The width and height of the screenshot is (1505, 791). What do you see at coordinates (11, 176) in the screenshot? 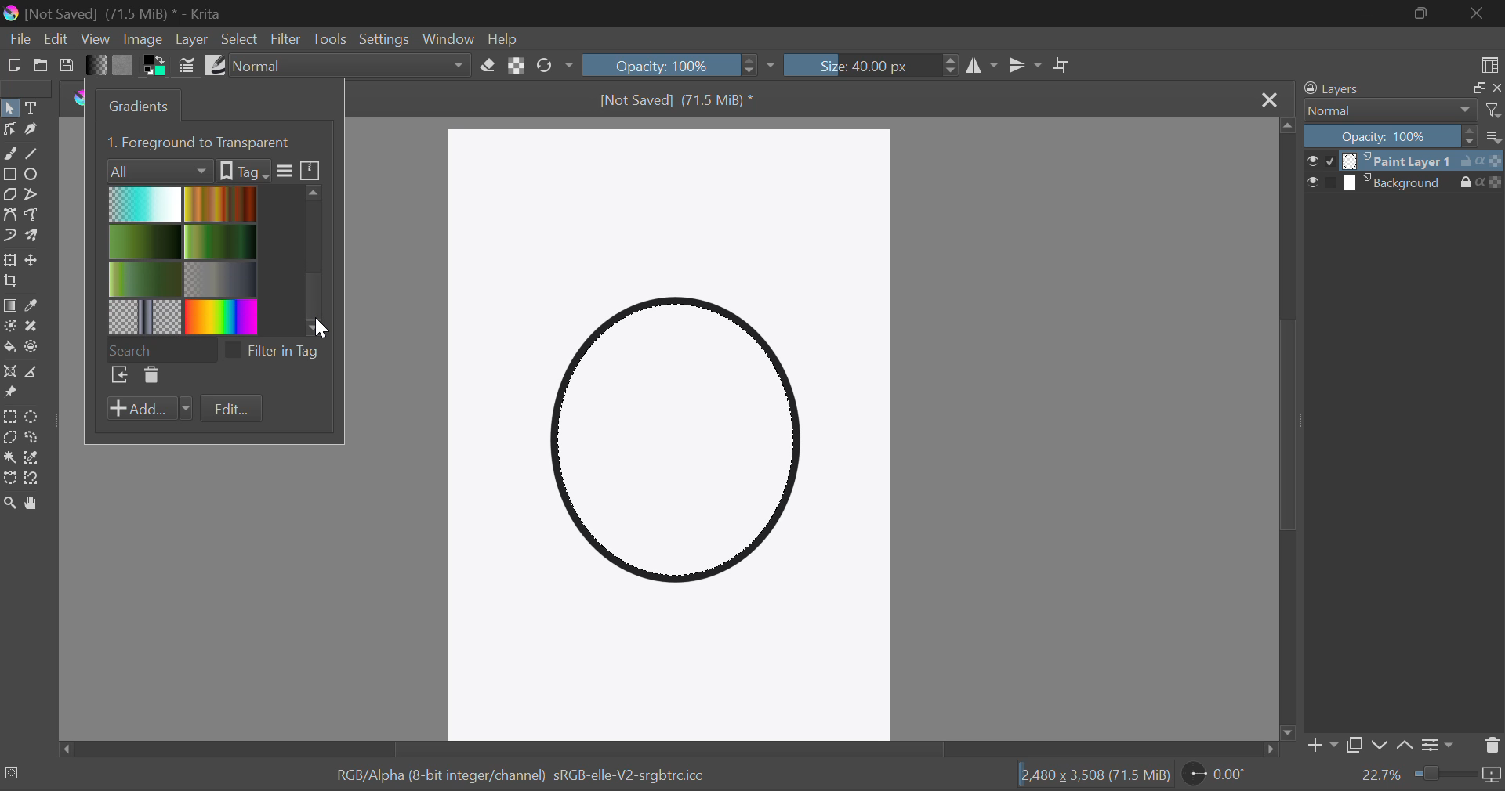
I see `Rectangle` at bounding box center [11, 176].